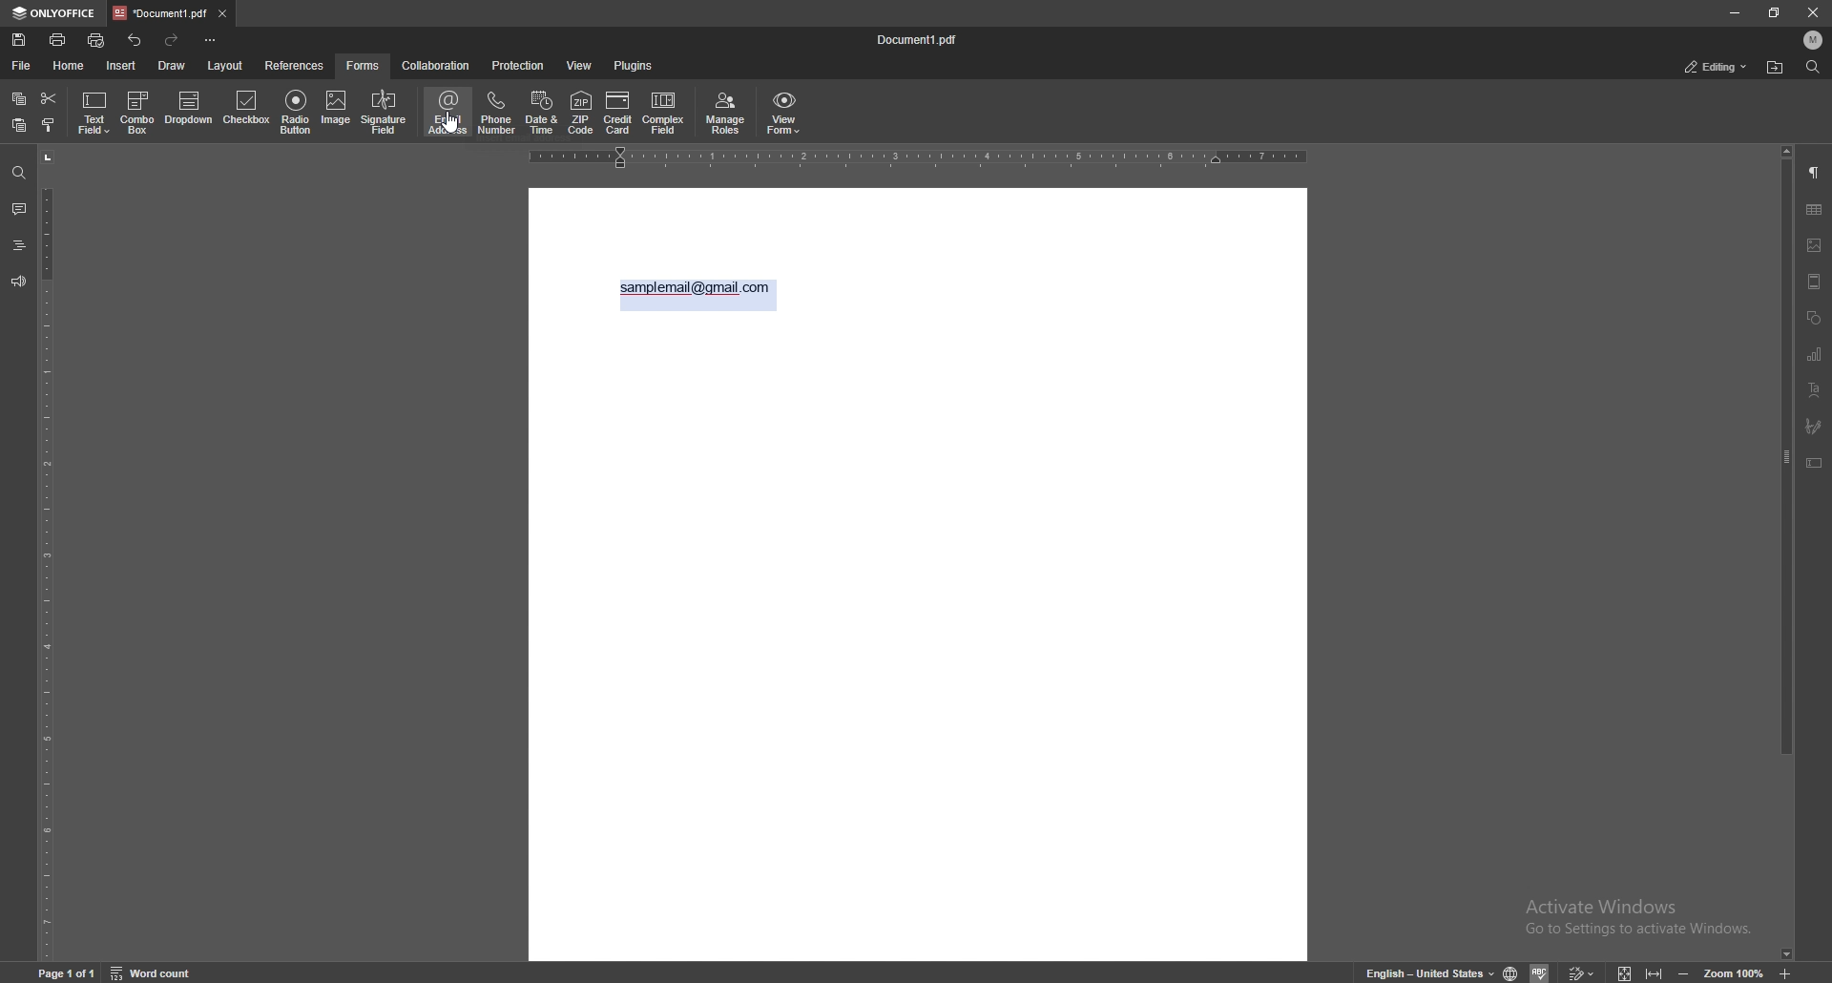  Describe the element at coordinates (1735, 12) in the screenshot. I see `minimize` at that location.